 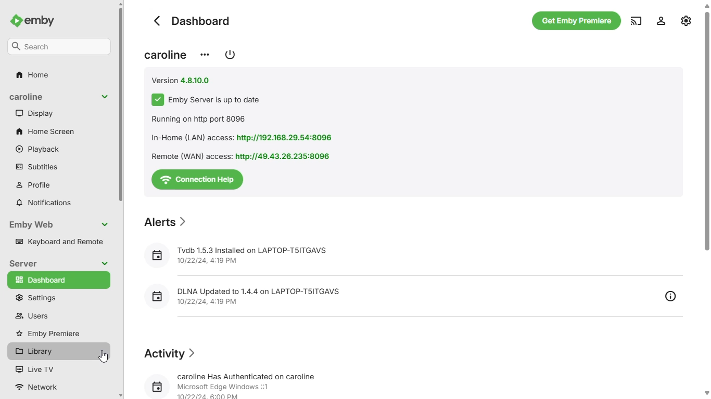 What do you see at coordinates (193, 20) in the screenshot?
I see `dashboard` at bounding box center [193, 20].